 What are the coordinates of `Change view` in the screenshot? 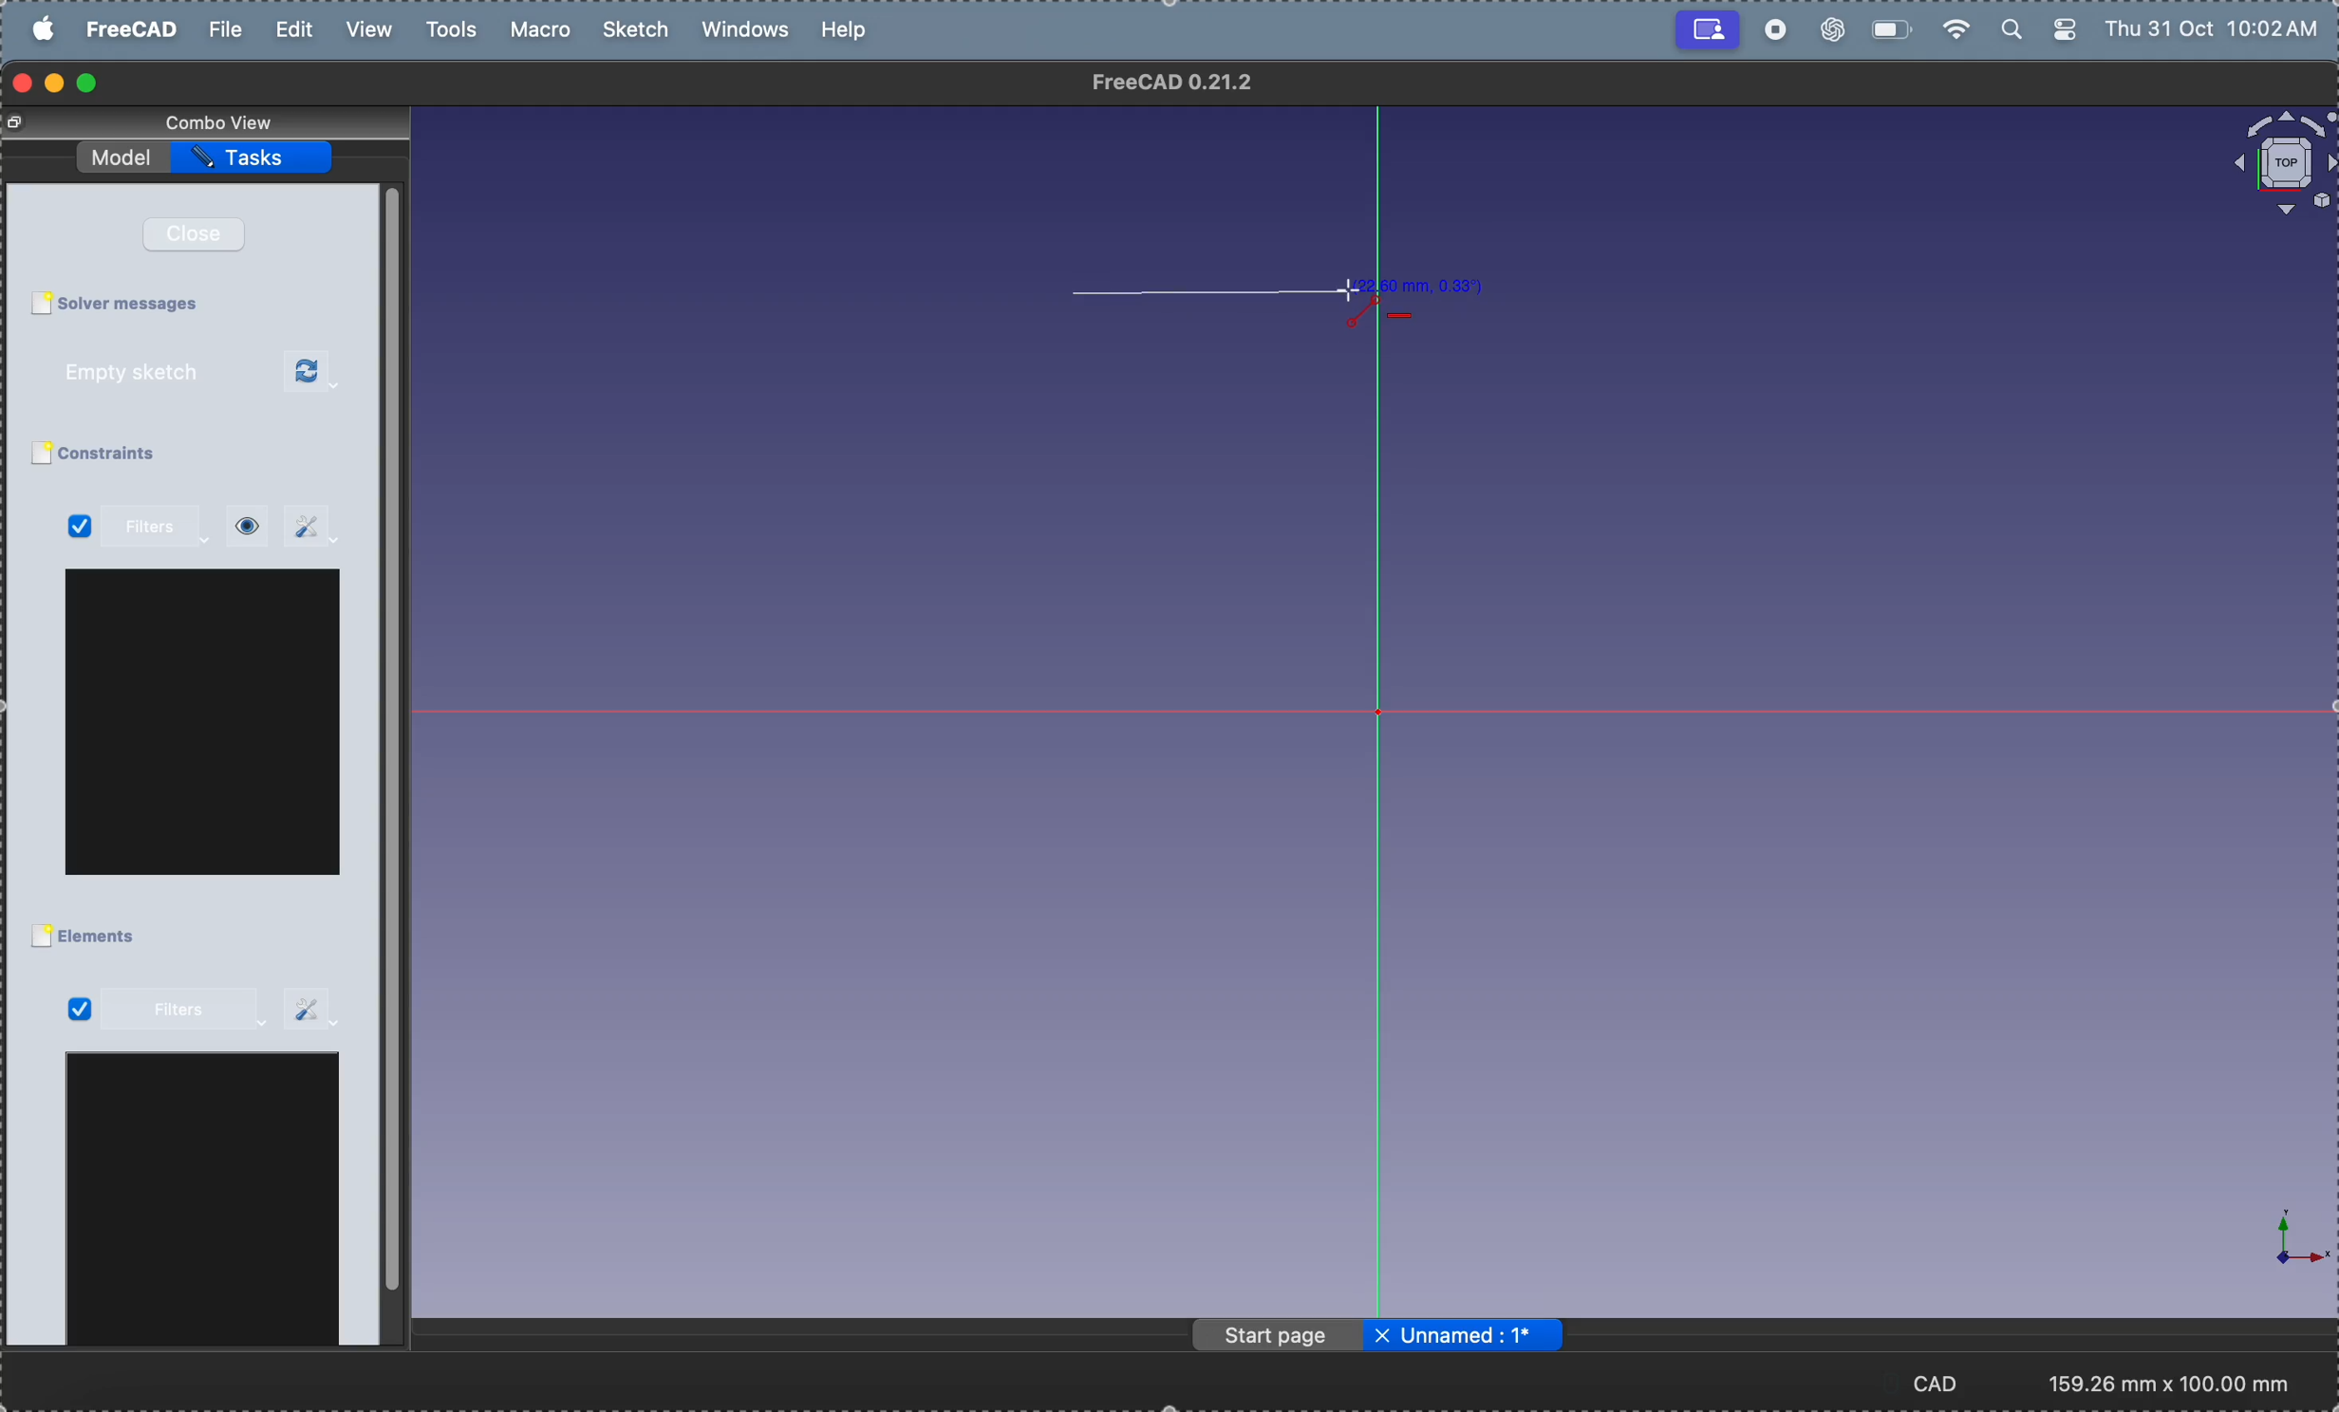 It's located at (20, 123).